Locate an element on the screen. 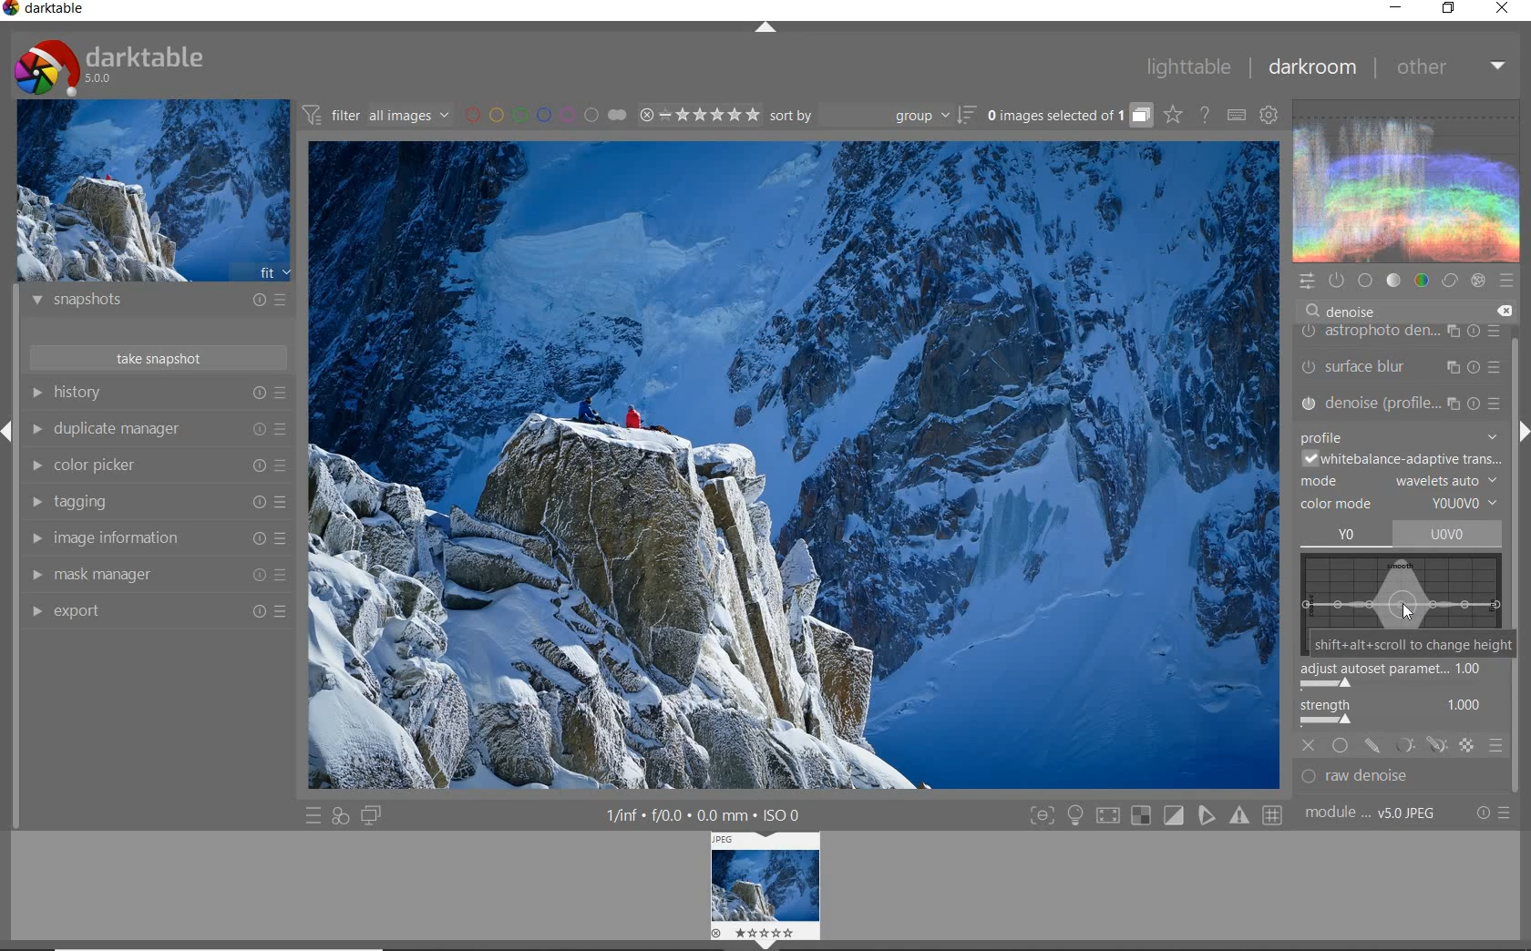  color picker is located at coordinates (155, 465).